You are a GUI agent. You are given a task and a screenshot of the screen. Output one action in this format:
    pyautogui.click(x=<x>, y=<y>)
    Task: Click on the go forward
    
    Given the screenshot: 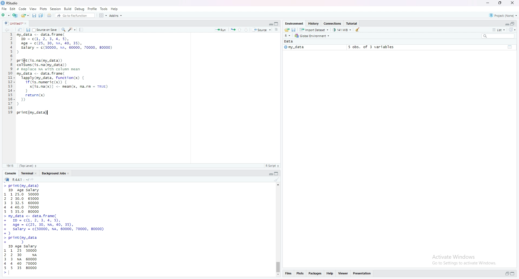 What is the action you would take?
    pyautogui.click(x=12, y=30)
    